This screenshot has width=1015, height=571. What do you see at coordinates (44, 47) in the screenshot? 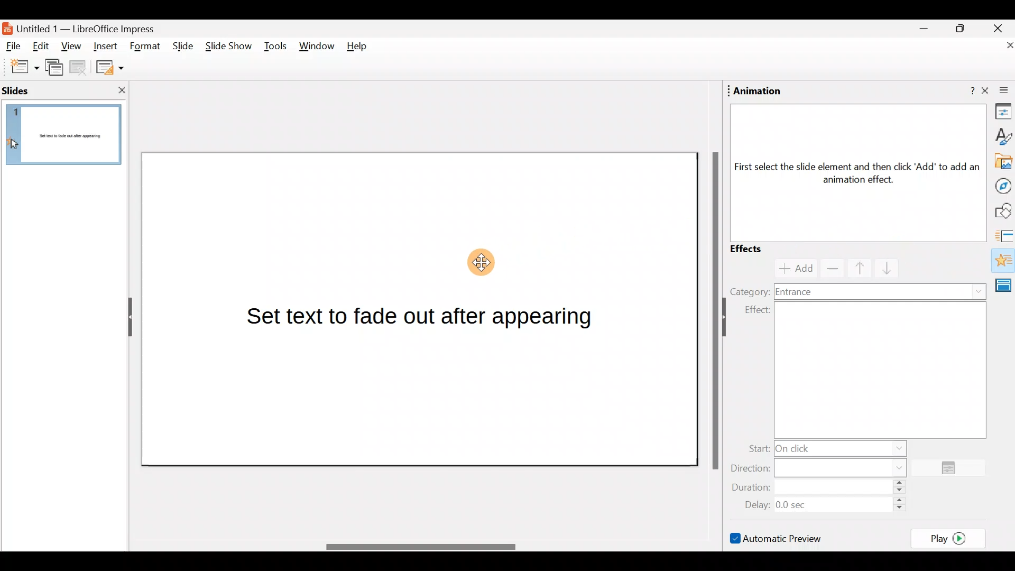
I see `Edit` at bounding box center [44, 47].